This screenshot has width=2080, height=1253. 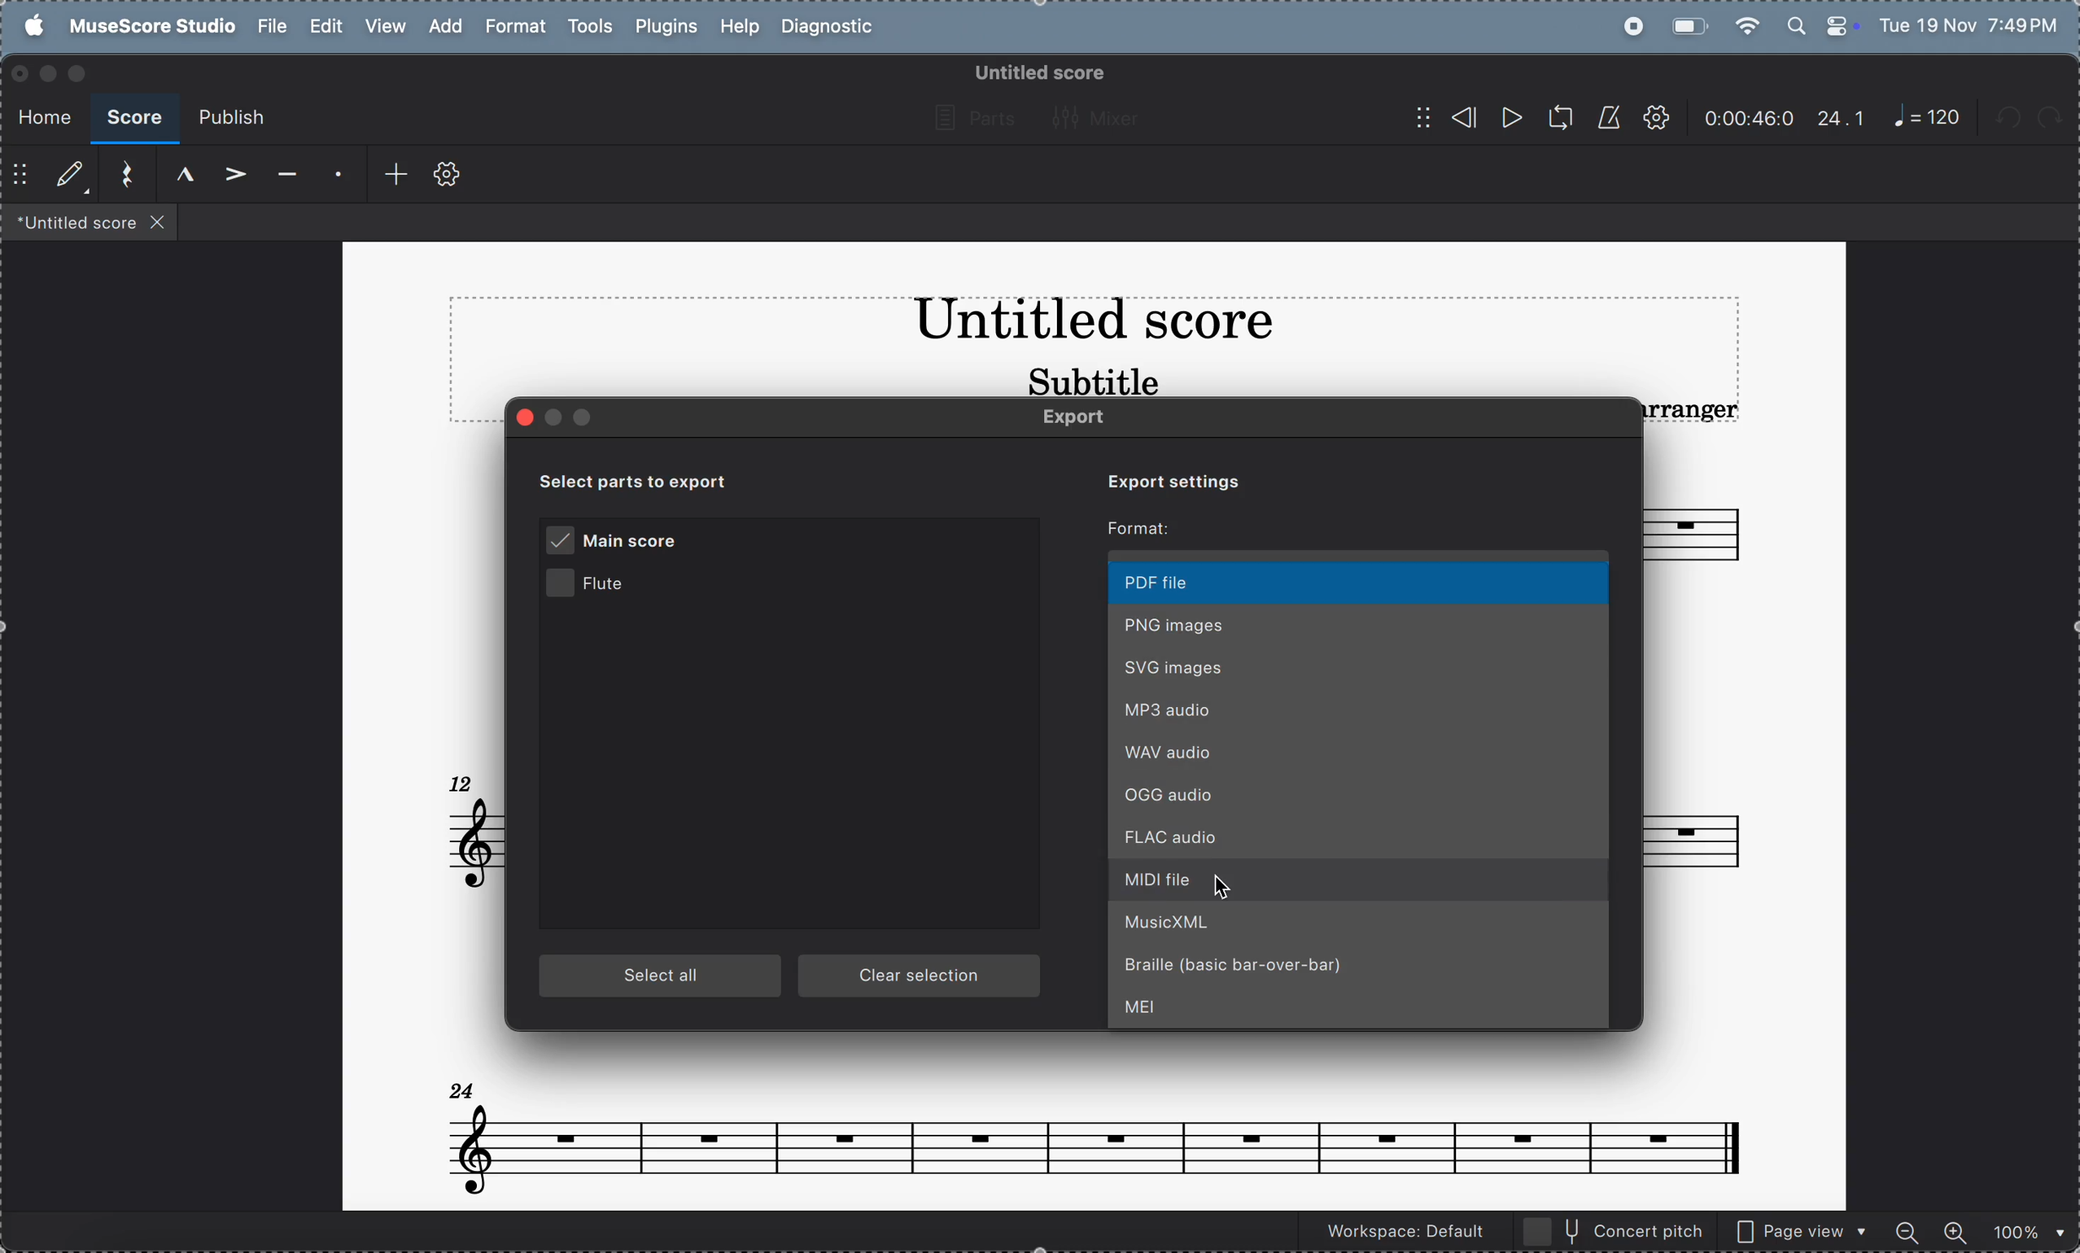 What do you see at coordinates (1822, 24) in the screenshot?
I see `apple widgets` at bounding box center [1822, 24].